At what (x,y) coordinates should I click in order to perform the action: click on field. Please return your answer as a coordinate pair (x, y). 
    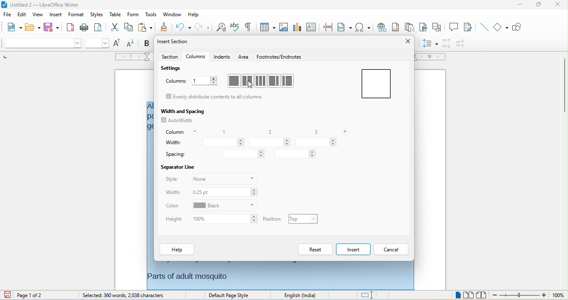
    Looking at the image, I should click on (345, 27).